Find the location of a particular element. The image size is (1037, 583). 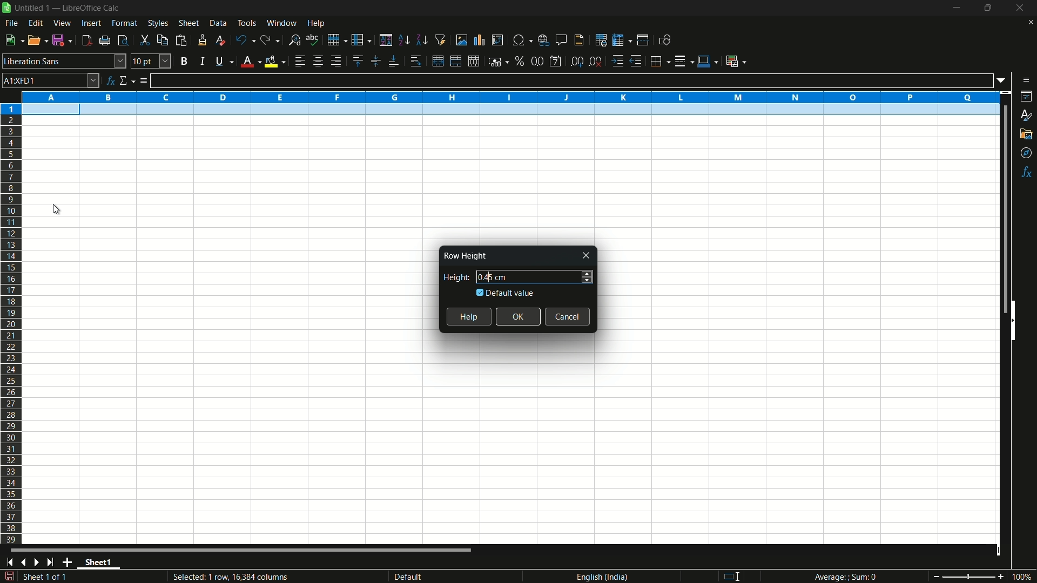

insert menu is located at coordinates (90, 23).